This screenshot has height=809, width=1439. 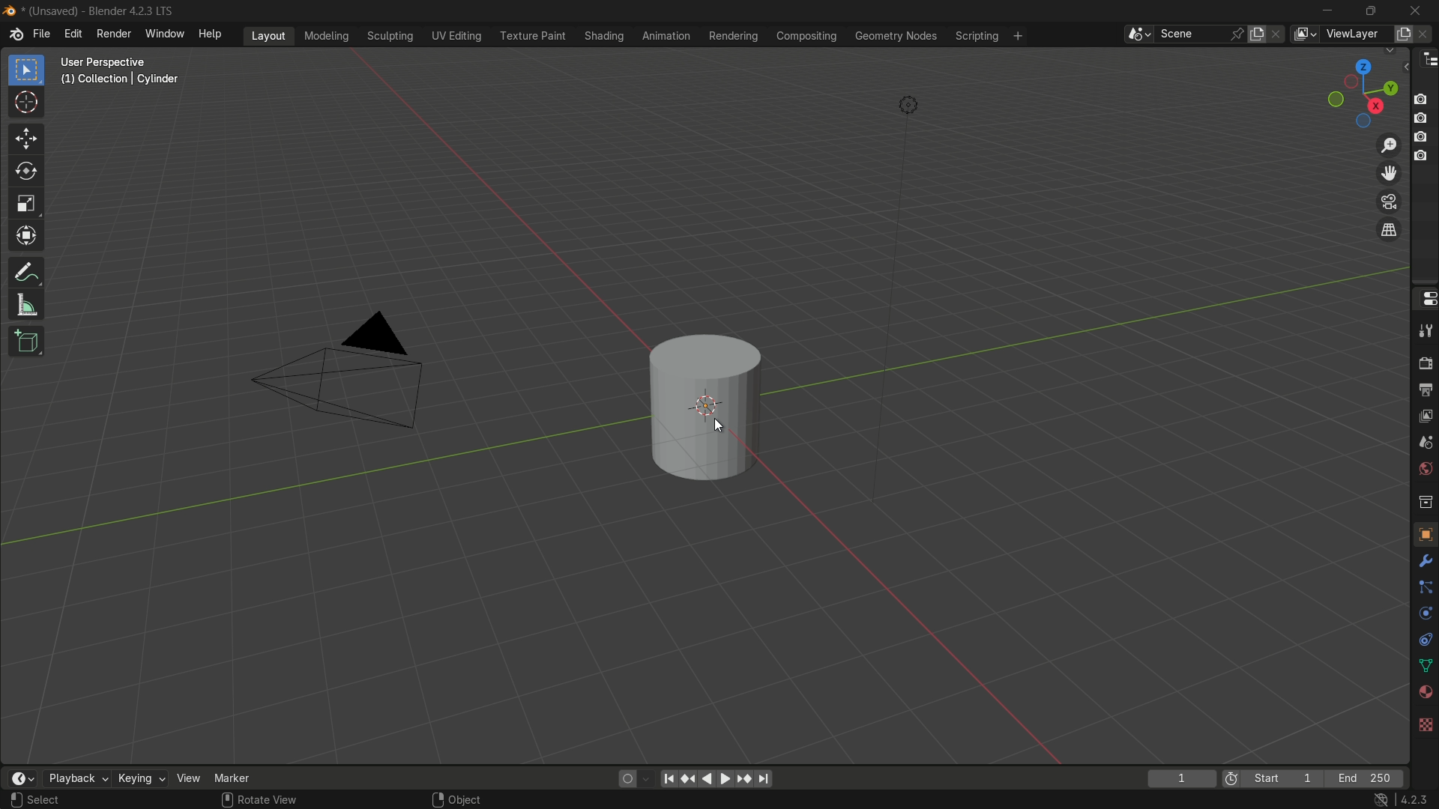 I want to click on remove view layer, so click(x=1426, y=34).